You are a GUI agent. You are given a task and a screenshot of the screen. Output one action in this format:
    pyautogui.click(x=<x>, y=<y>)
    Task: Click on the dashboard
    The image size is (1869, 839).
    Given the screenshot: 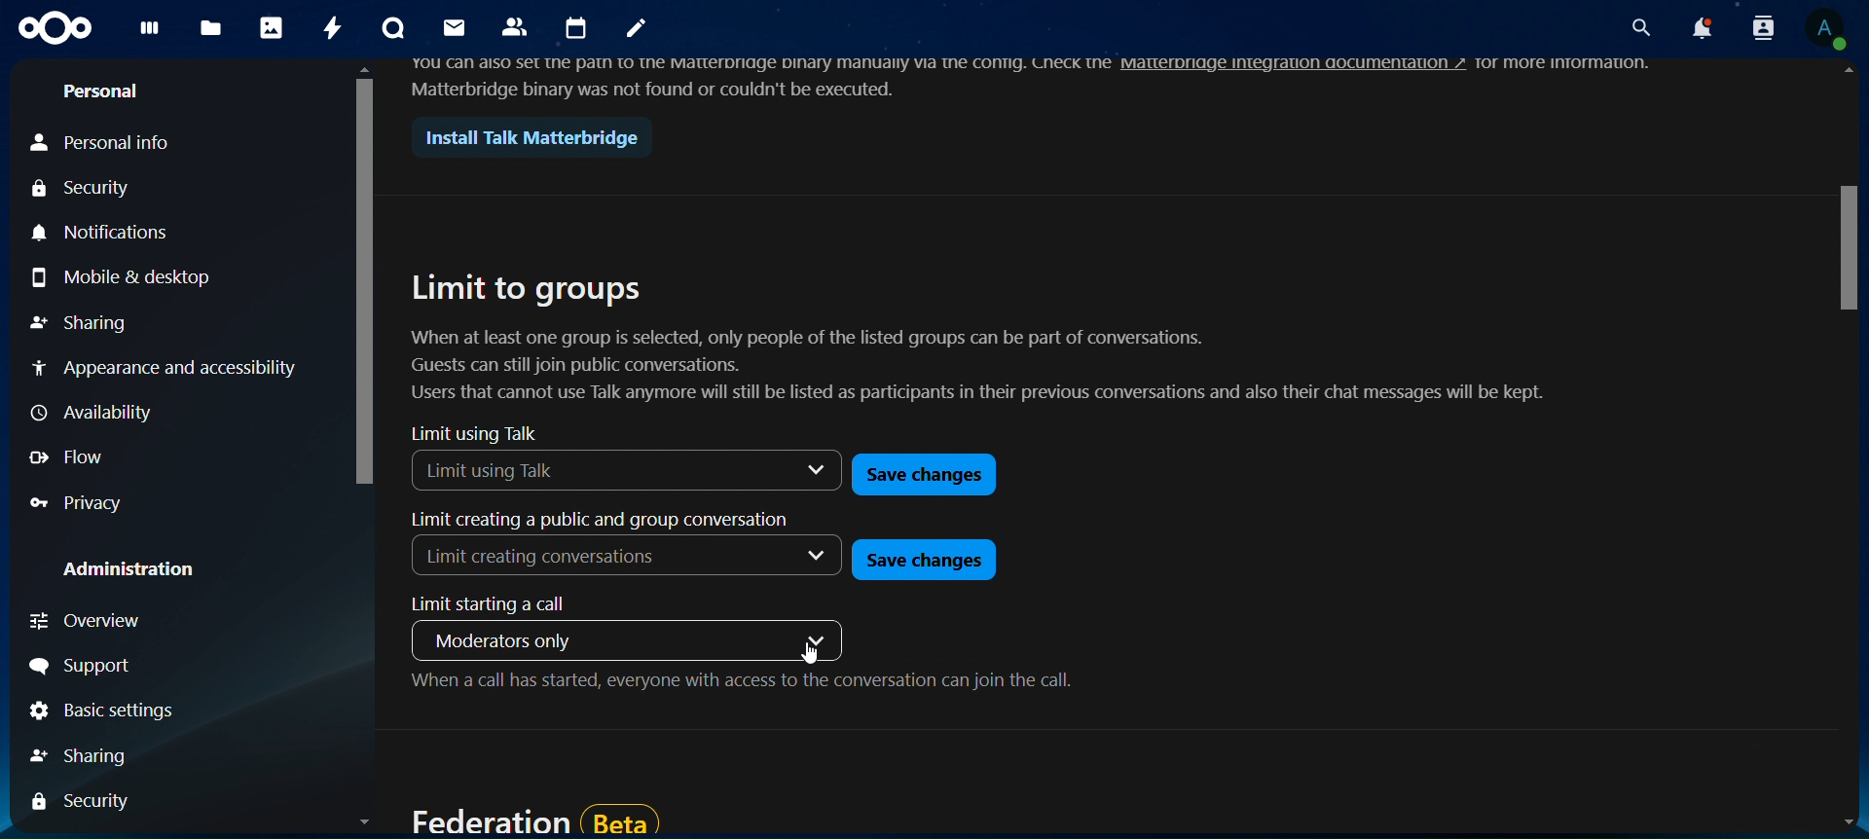 What is the action you would take?
    pyautogui.click(x=153, y=33)
    